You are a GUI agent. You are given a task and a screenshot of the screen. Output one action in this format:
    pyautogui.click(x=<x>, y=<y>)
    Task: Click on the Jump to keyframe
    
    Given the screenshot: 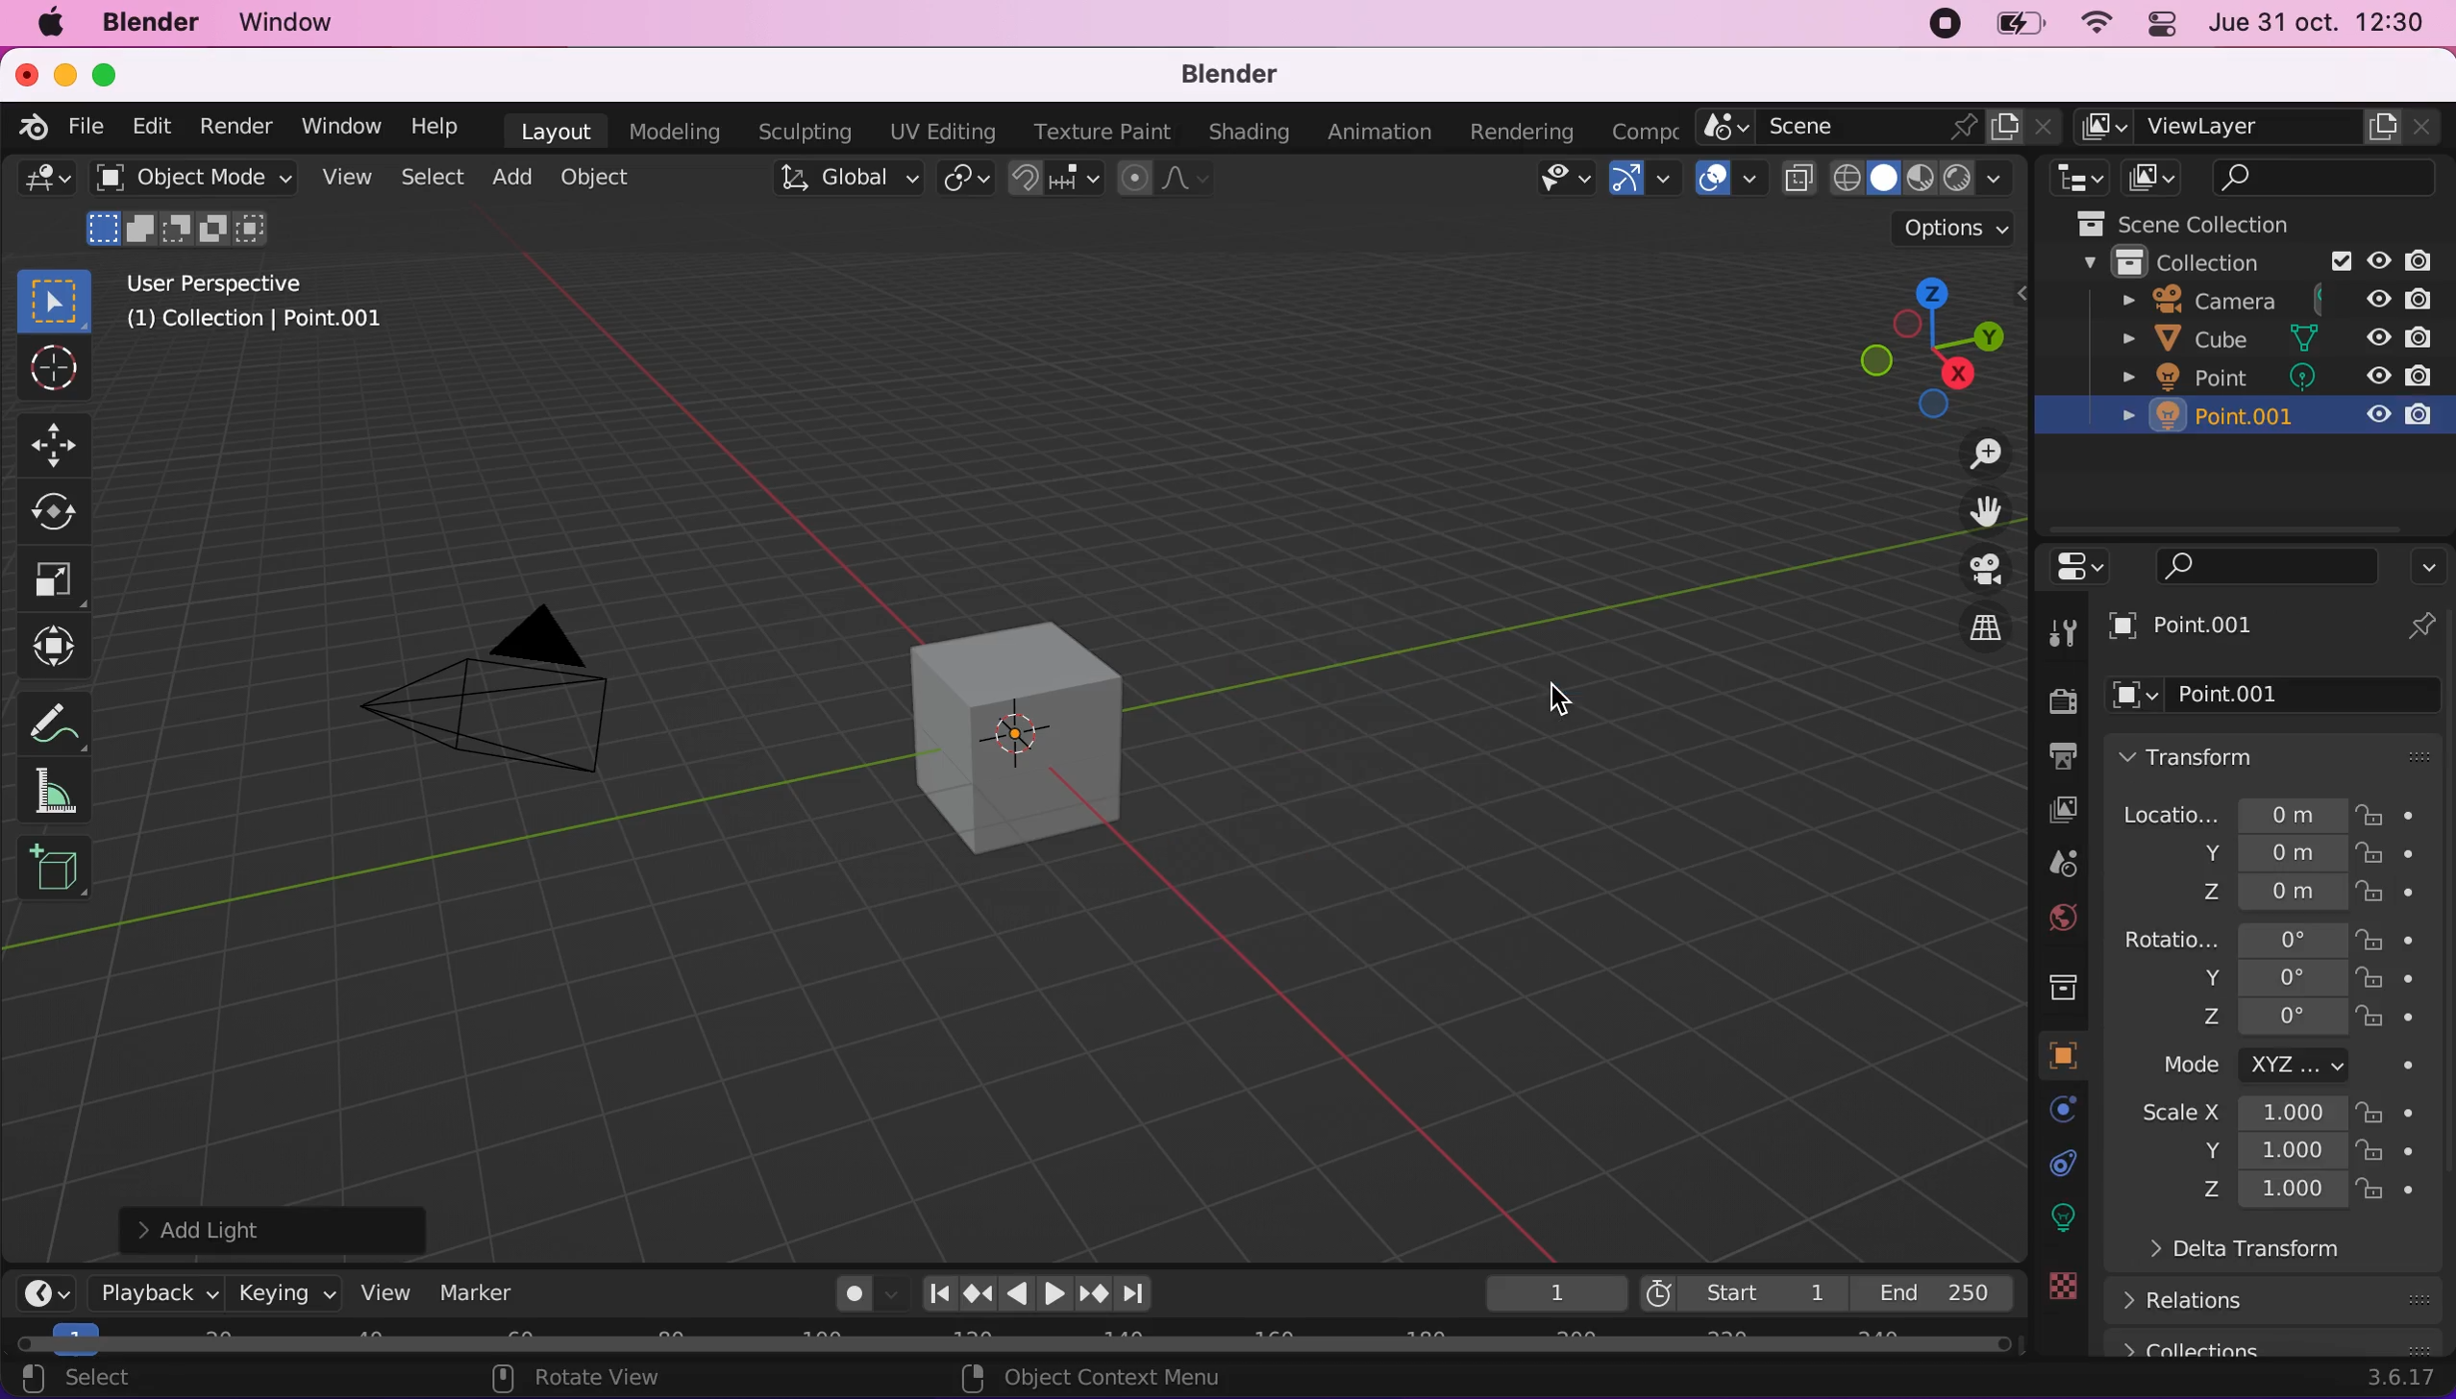 What is the action you would take?
    pyautogui.click(x=976, y=1295)
    